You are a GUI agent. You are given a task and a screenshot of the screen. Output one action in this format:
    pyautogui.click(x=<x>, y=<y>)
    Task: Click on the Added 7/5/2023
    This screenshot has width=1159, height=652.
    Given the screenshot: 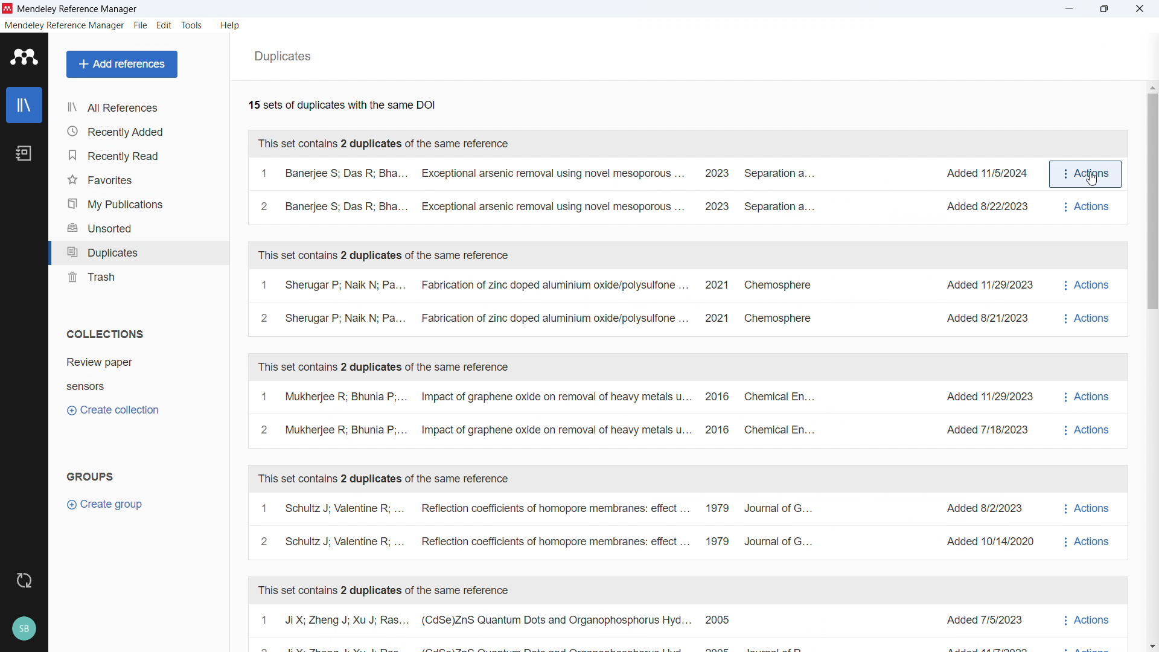 What is the action you would take?
    pyautogui.click(x=977, y=617)
    